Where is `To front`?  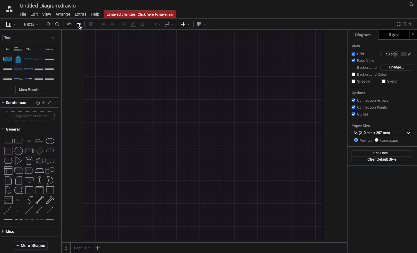 To front is located at coordinates (103, 25).